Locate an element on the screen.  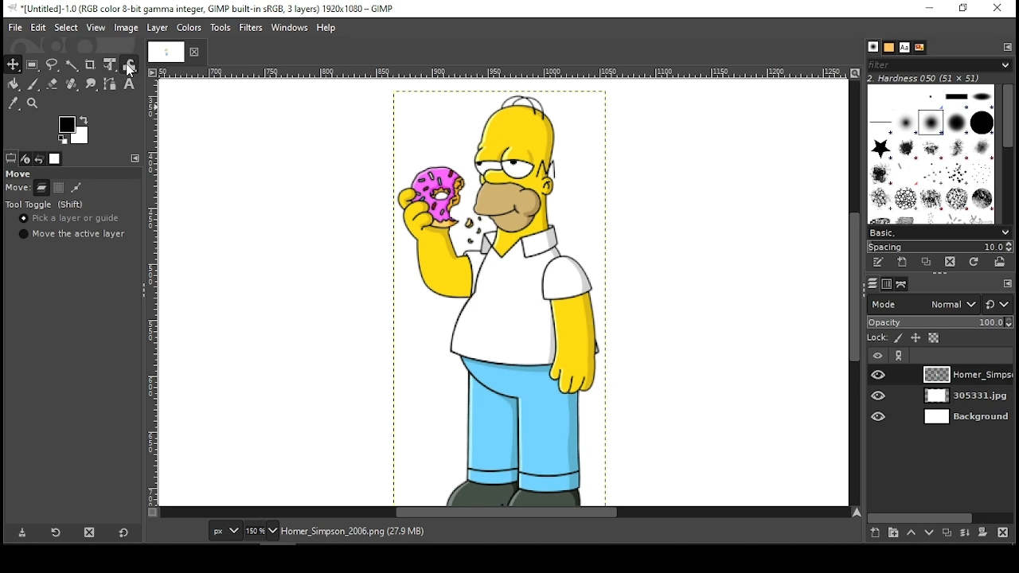
pick a layer or guide is located at coordinates (68, 218).